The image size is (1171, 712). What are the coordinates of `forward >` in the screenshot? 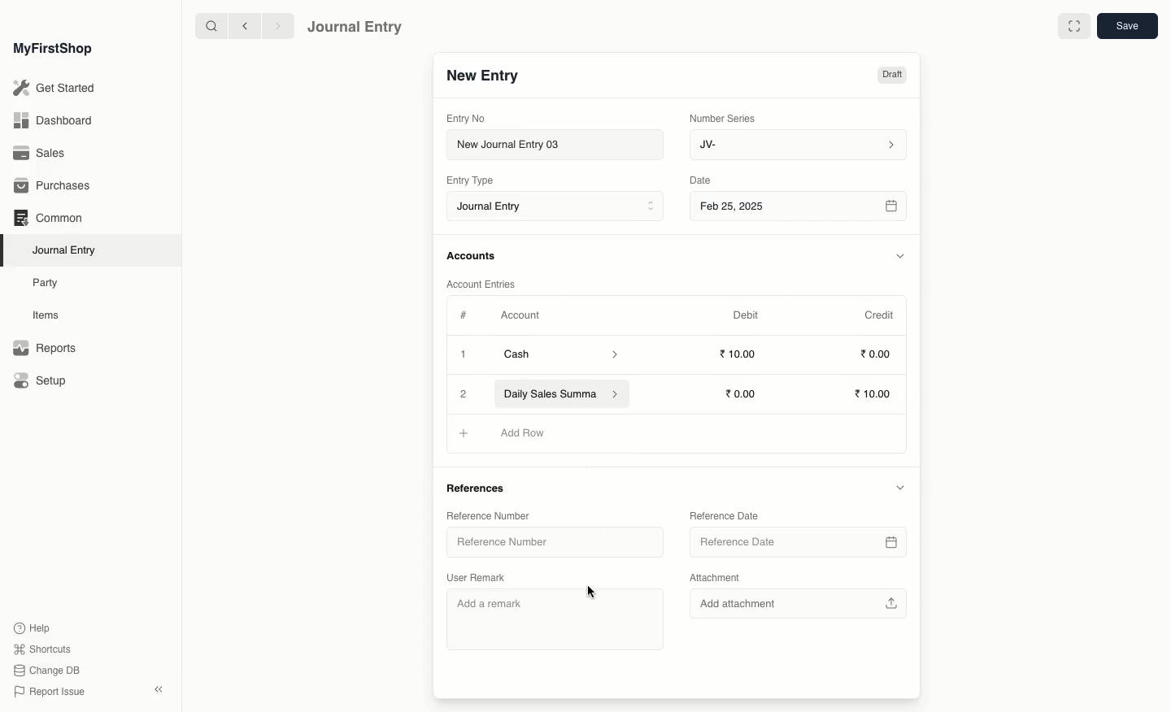 It's located at (274, 25).